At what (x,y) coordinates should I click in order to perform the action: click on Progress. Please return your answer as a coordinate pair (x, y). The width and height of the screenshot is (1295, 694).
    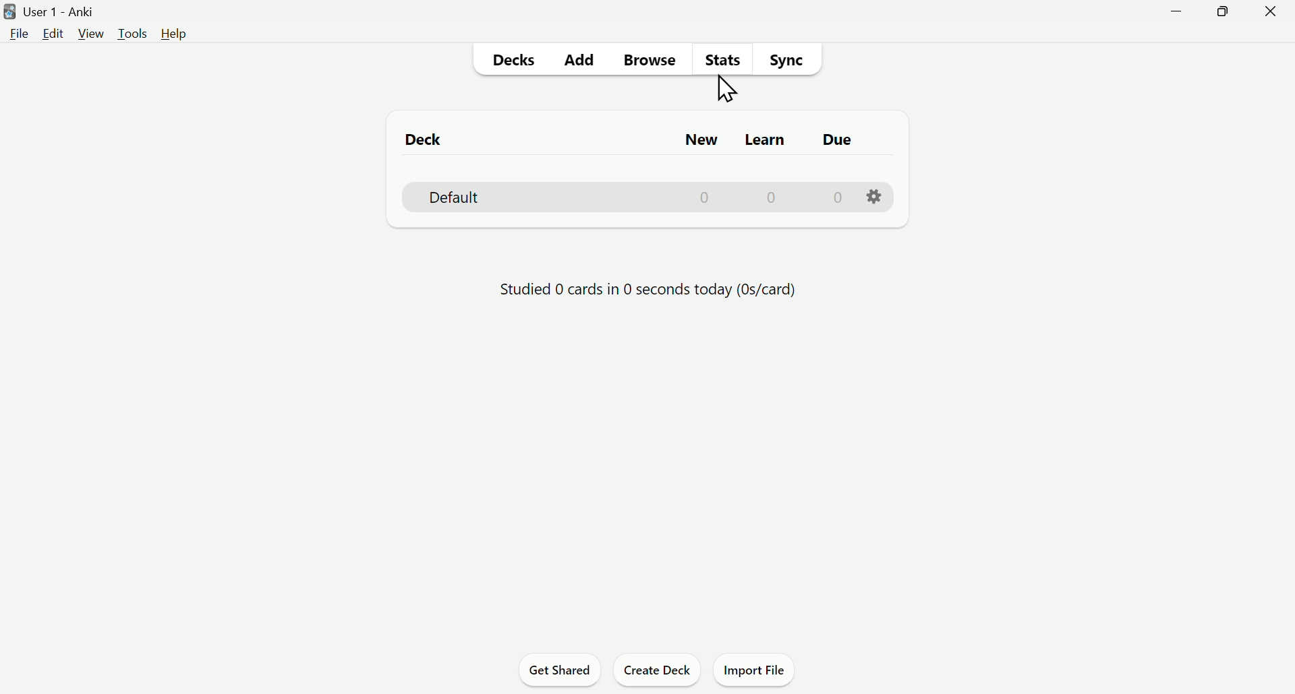
    Looking at the image, I should click on (654, 286).